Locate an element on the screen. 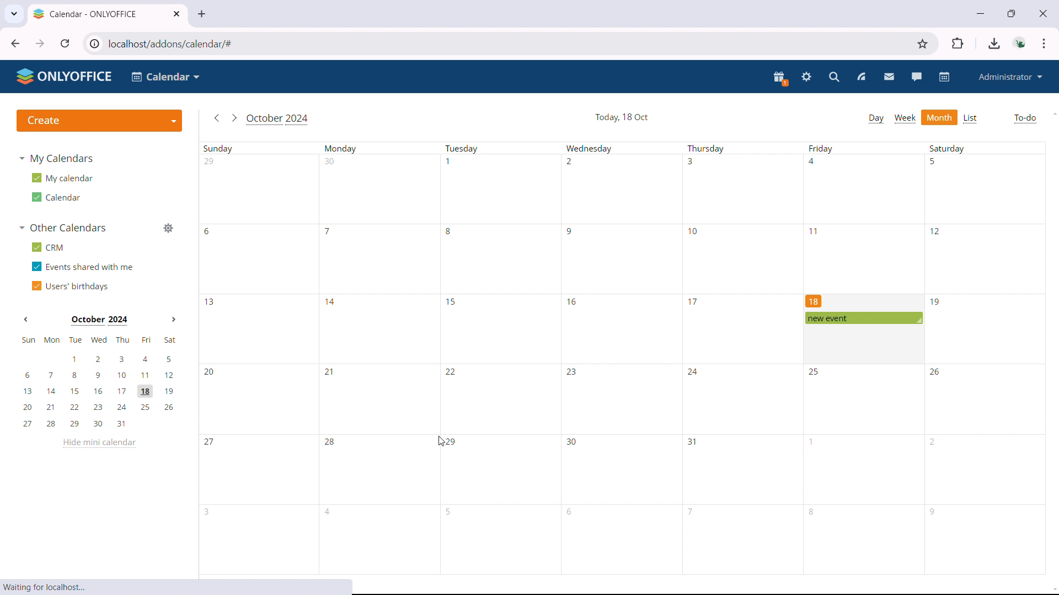 Image resolution: width=1059 pixels, height=595 pixels. 30 is located at coordinates (330, 161).